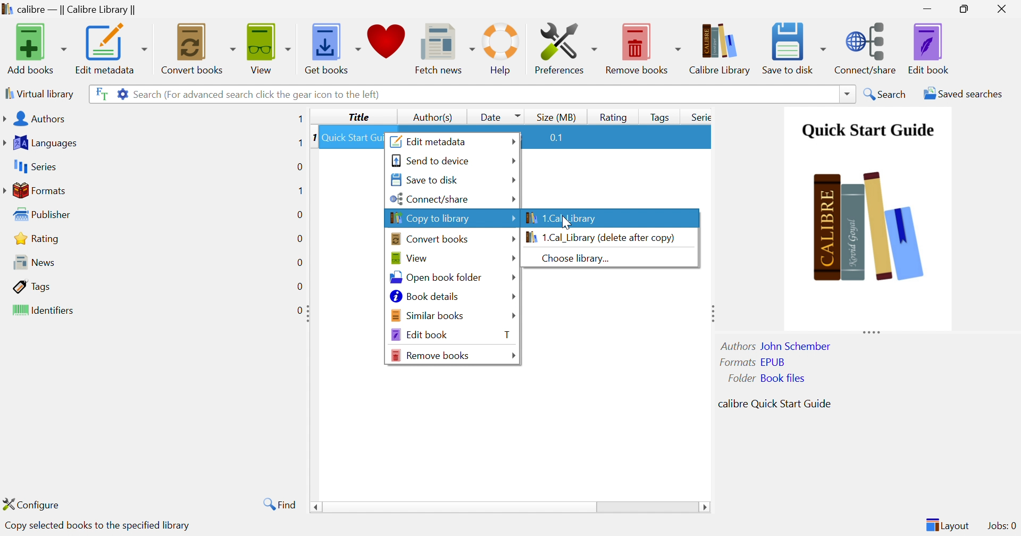  Describe the element at coordinates (570, 258) in the screenshot. I see `Choose library...` at that location.